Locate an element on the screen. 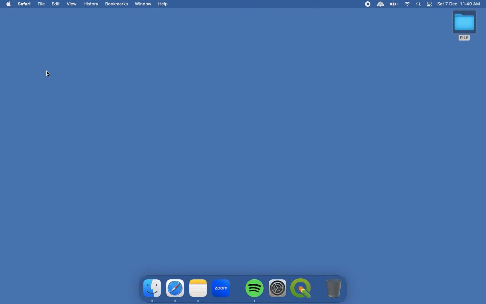 The height and width of the screenshot is (304, 486). Notification is located at coordinates (429, 5).